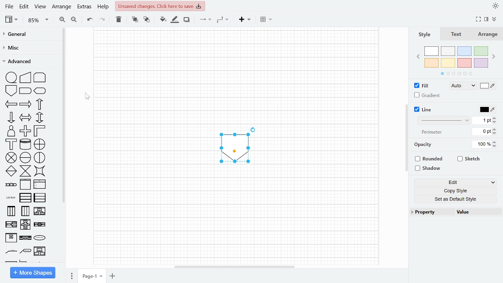 Image resolution: width=503 pixels, height=283 pixels. I want to click on arrow right, so click(26, 105).